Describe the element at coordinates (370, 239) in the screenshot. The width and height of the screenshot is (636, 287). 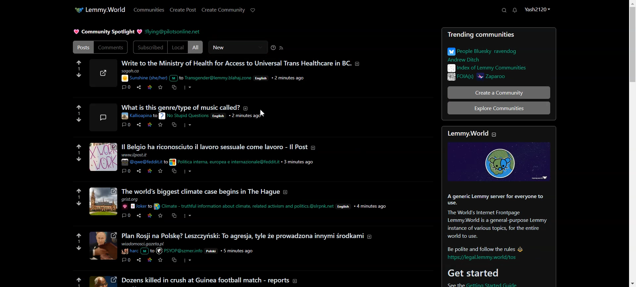
I see `about` at that location.